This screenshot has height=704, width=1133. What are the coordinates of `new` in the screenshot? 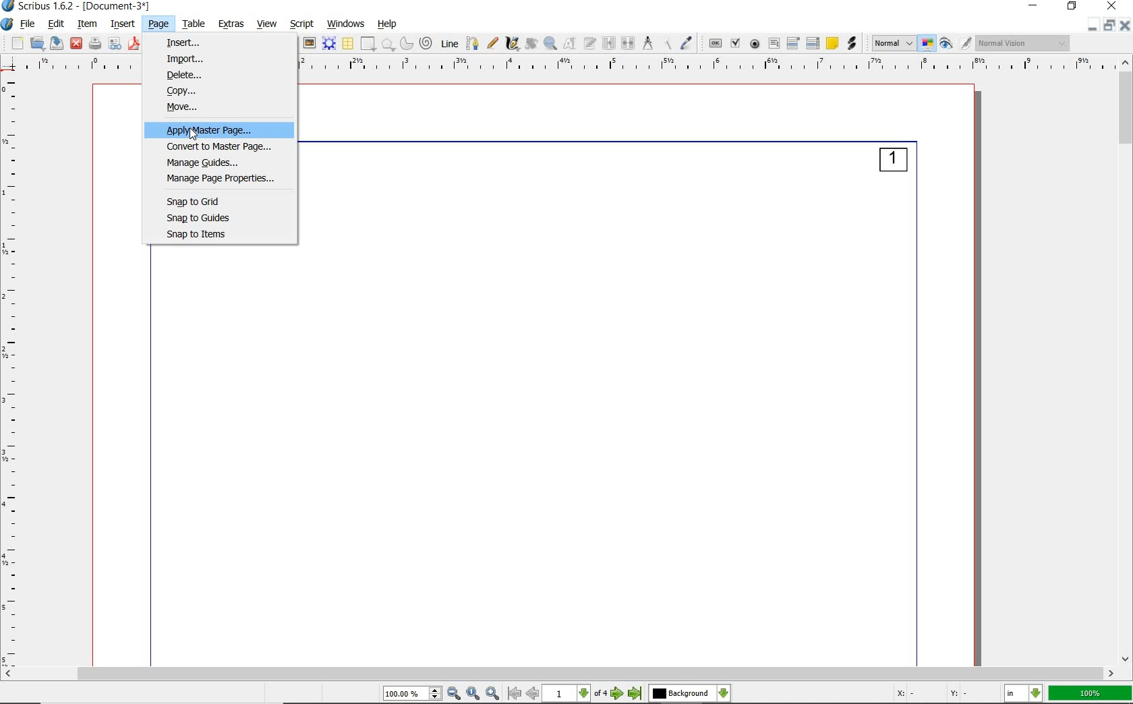 It's located at (17, 42).